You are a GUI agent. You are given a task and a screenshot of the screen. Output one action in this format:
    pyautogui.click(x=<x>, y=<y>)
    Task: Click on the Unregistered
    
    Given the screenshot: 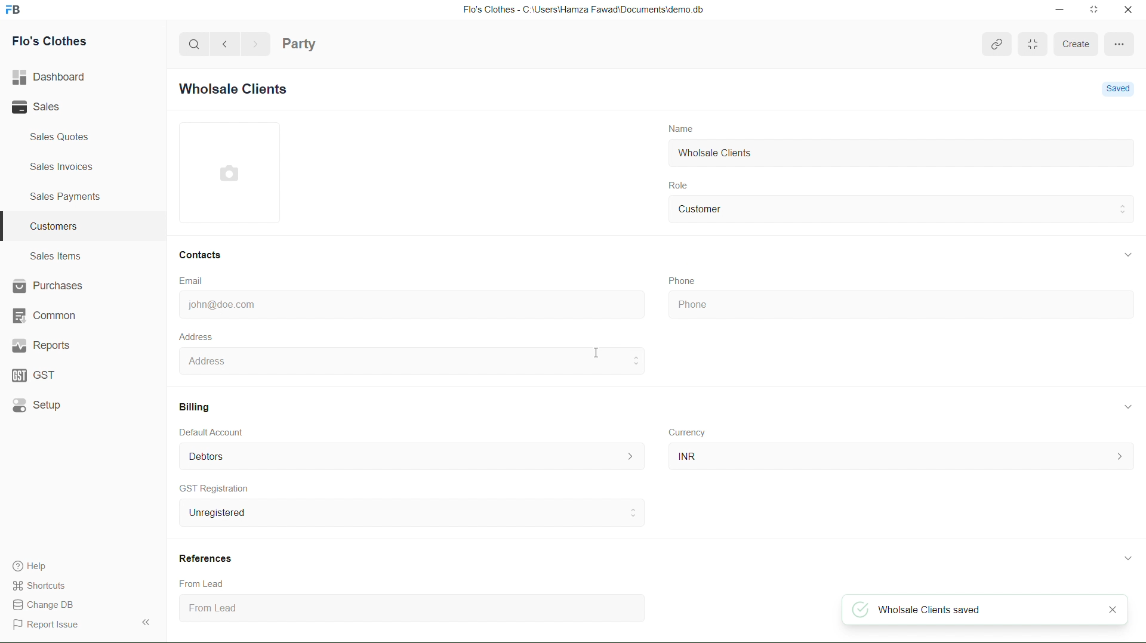 What is the action you would take?
    pyautogui.click(x=407, y=514)
    